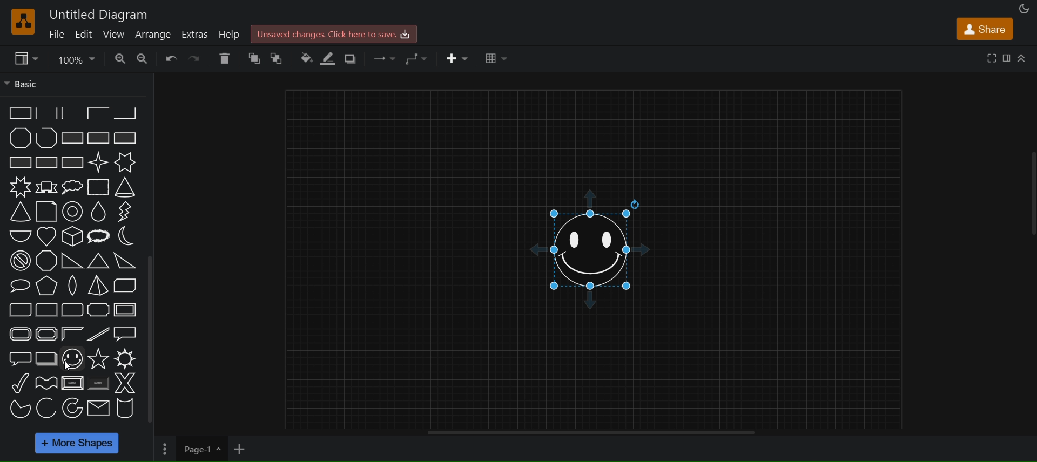  Describe the element at coordinates (19, 356) in the screenshot. I see `rounded rectangular callout` at that location.